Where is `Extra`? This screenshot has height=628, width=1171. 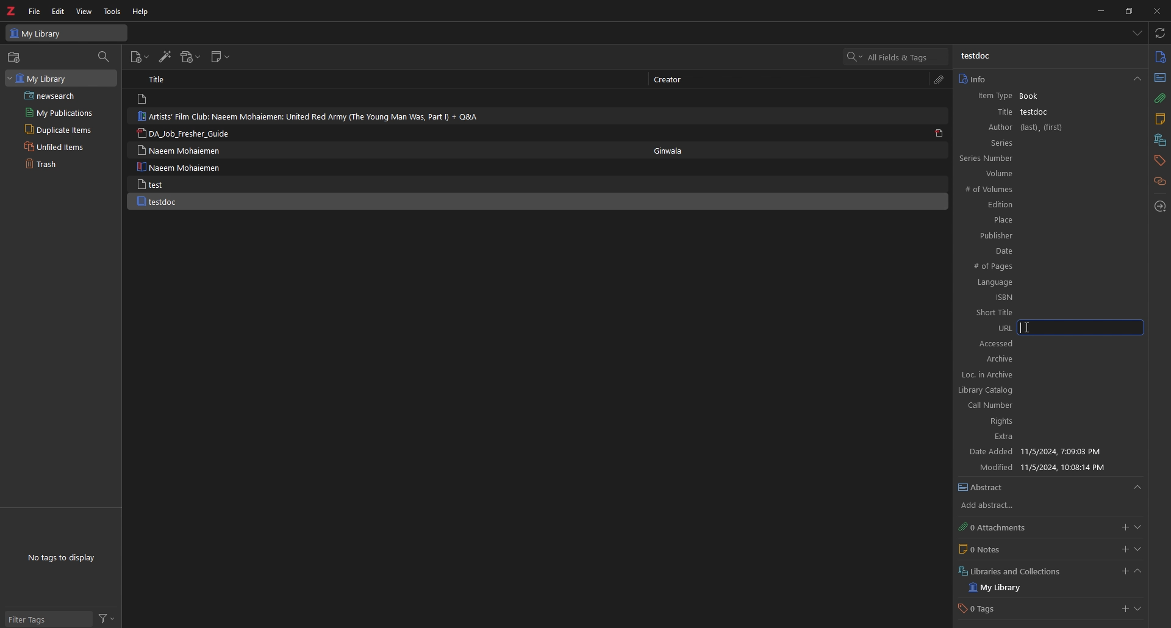
Extra is located at coordinates (1042, 438).